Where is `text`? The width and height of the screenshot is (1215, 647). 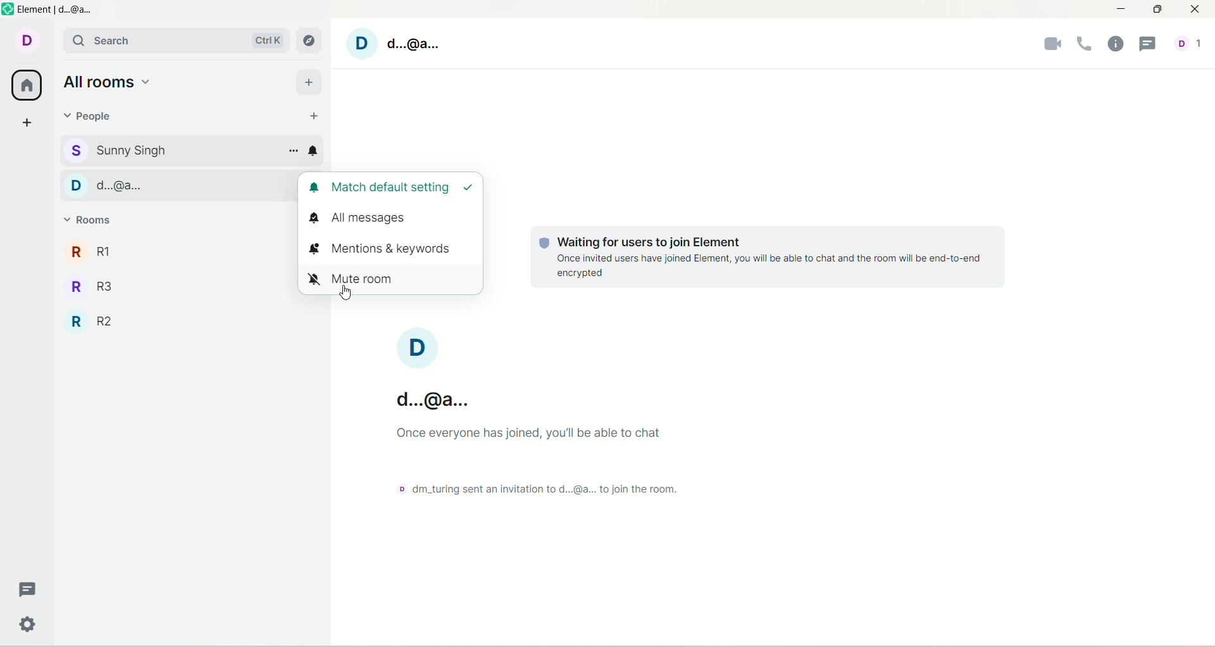 text is located at coordinates (544, 460).